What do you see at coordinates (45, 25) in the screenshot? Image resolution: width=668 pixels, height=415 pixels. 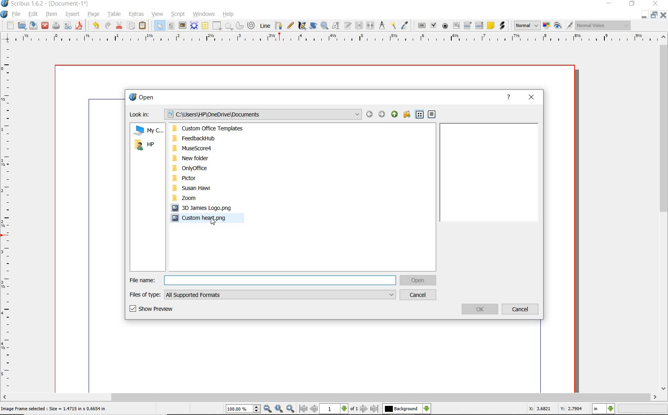 I see `close` at bounding box center [45, 25].